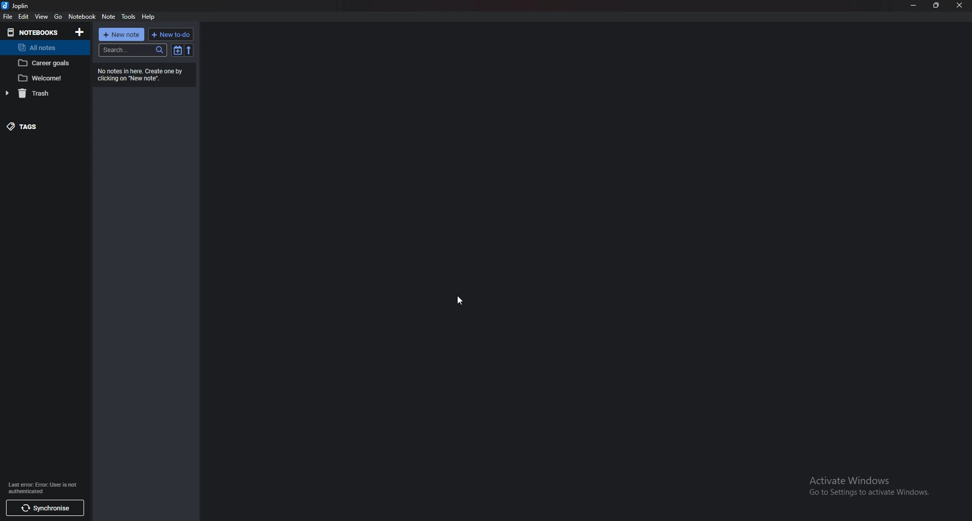 This screenshot has height=521, width=972. Describe the element at coordinates (46, 64) in the screenshot. I see `notes` at that location.